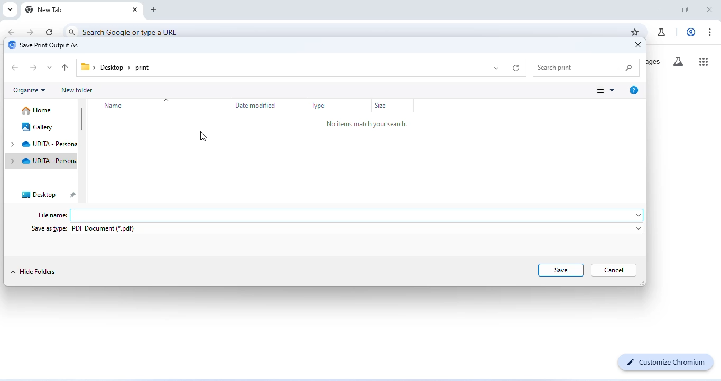 The image size is (721, 381). Describe the element at coordinates (53, 69) in the screenshot. I see `drop down` at that location.